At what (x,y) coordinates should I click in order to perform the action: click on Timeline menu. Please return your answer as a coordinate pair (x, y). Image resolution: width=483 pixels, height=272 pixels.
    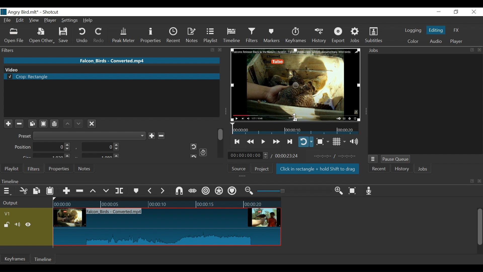
    Looking at the image, I should click on (8, 191).